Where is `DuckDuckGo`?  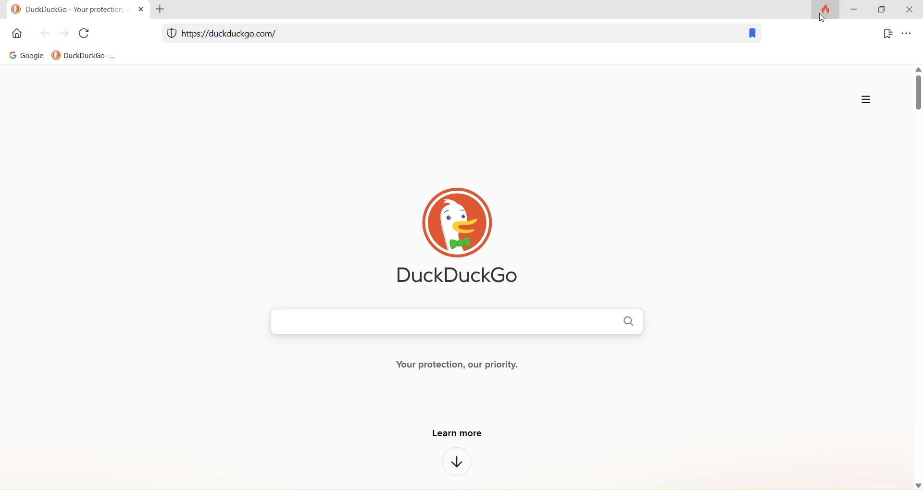
DuckDuckGo is located at coordinates (470, 237).